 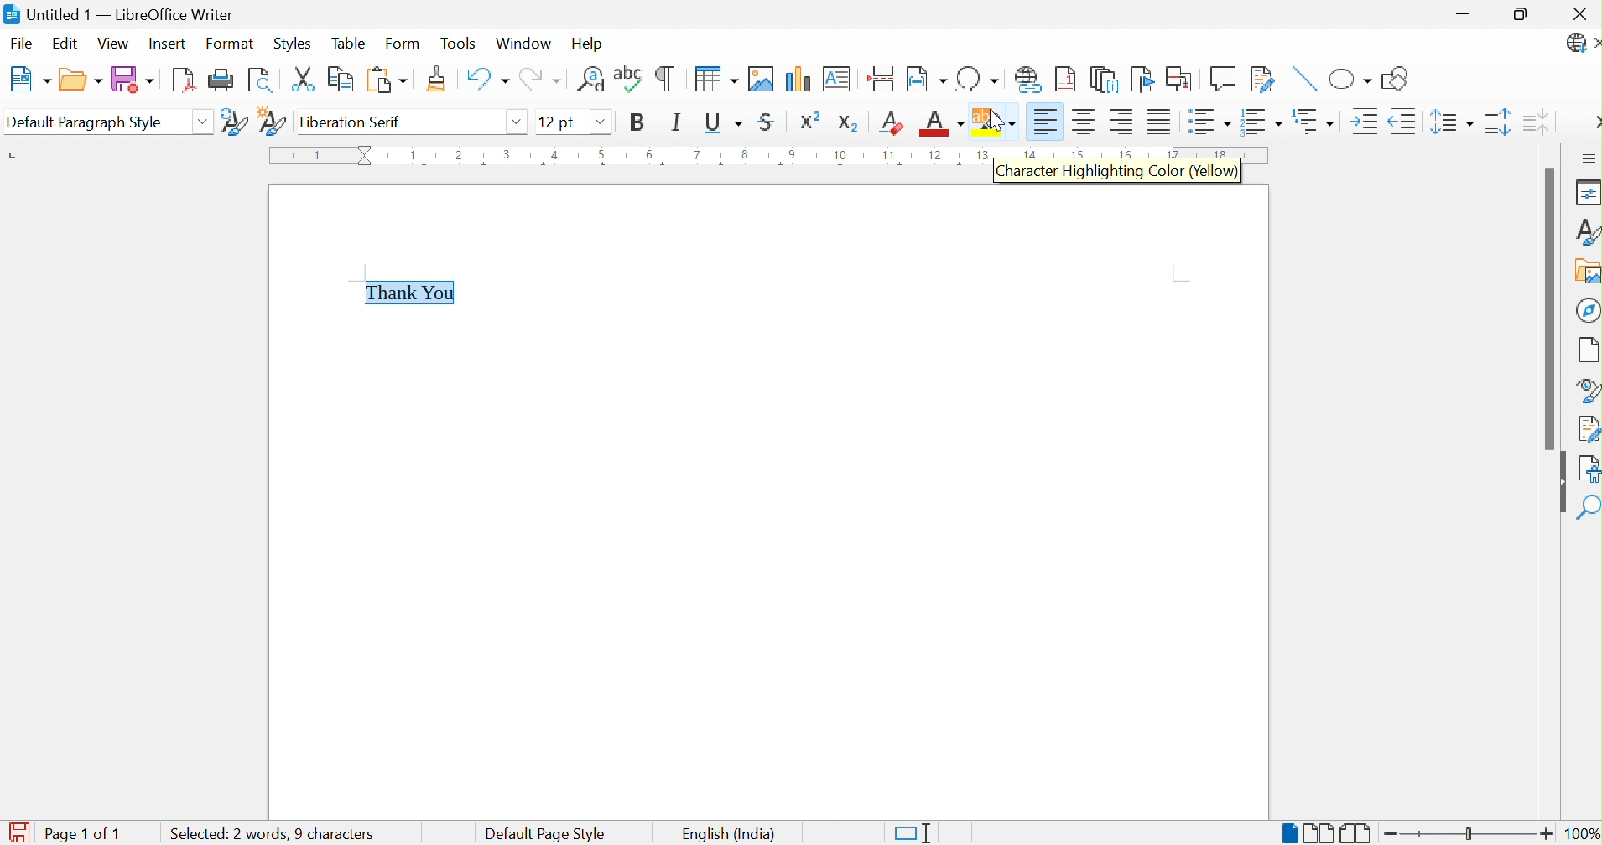 I want to click on Insert Page Break, so click(x=881, y=78).